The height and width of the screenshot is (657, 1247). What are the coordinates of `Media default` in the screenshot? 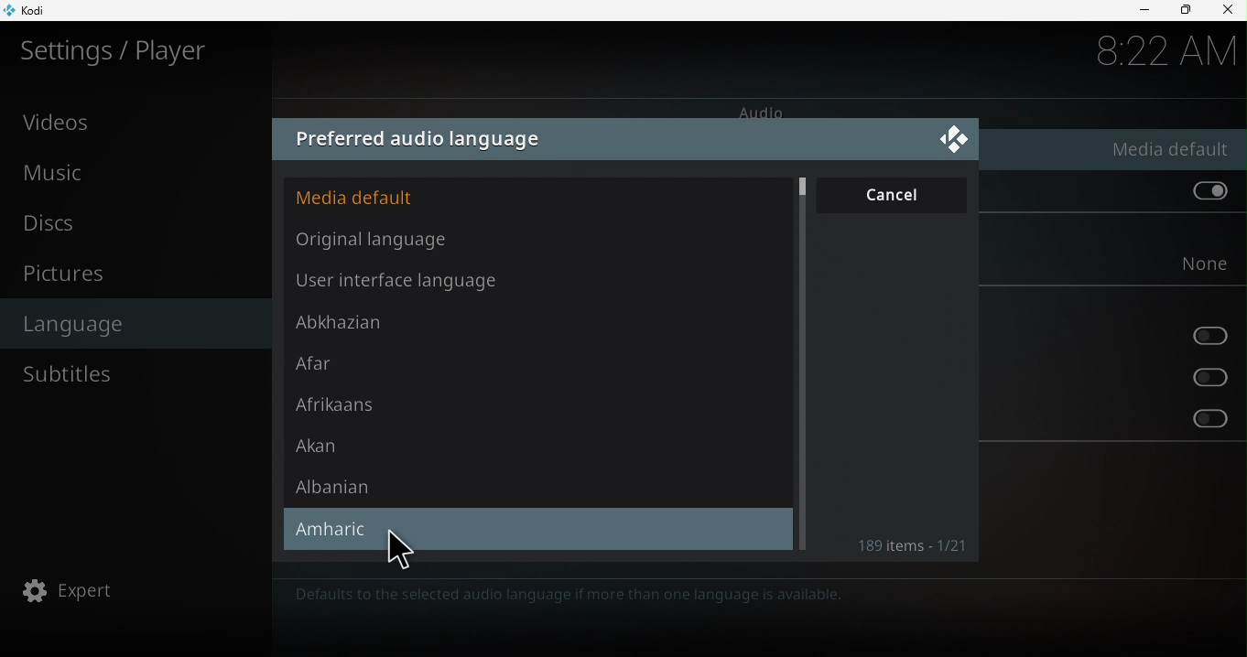 It's located at (522, 198).